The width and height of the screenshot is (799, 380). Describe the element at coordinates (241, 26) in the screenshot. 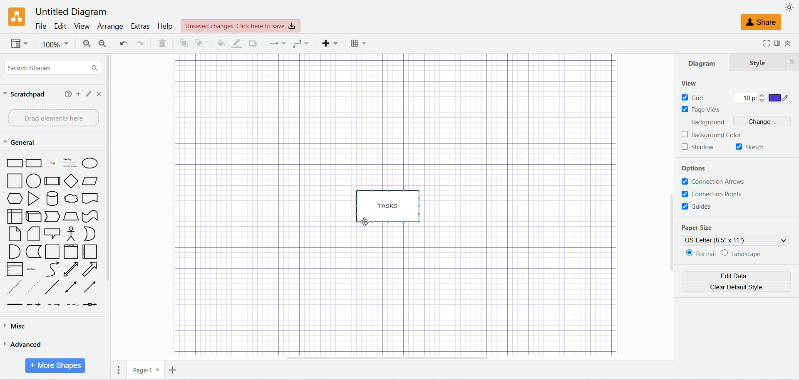

I see `click here to save` at that location.